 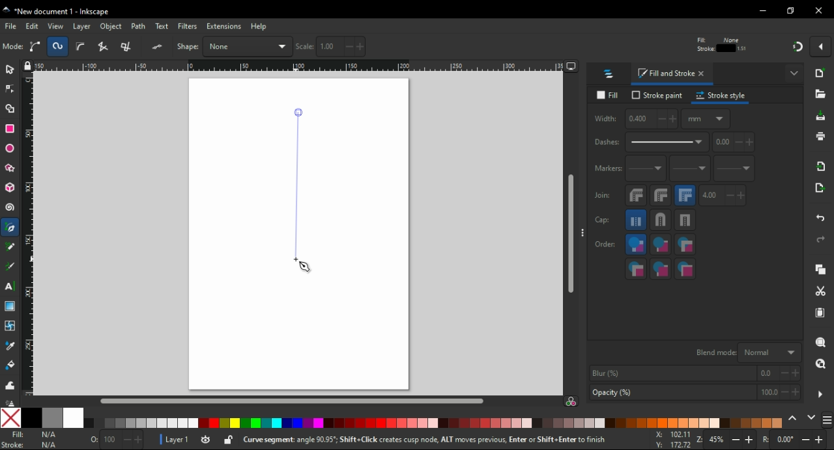 What do you see at coordinates (10, 88) in the screenshot?
I see `node tool` at bounding box center [10, 88].